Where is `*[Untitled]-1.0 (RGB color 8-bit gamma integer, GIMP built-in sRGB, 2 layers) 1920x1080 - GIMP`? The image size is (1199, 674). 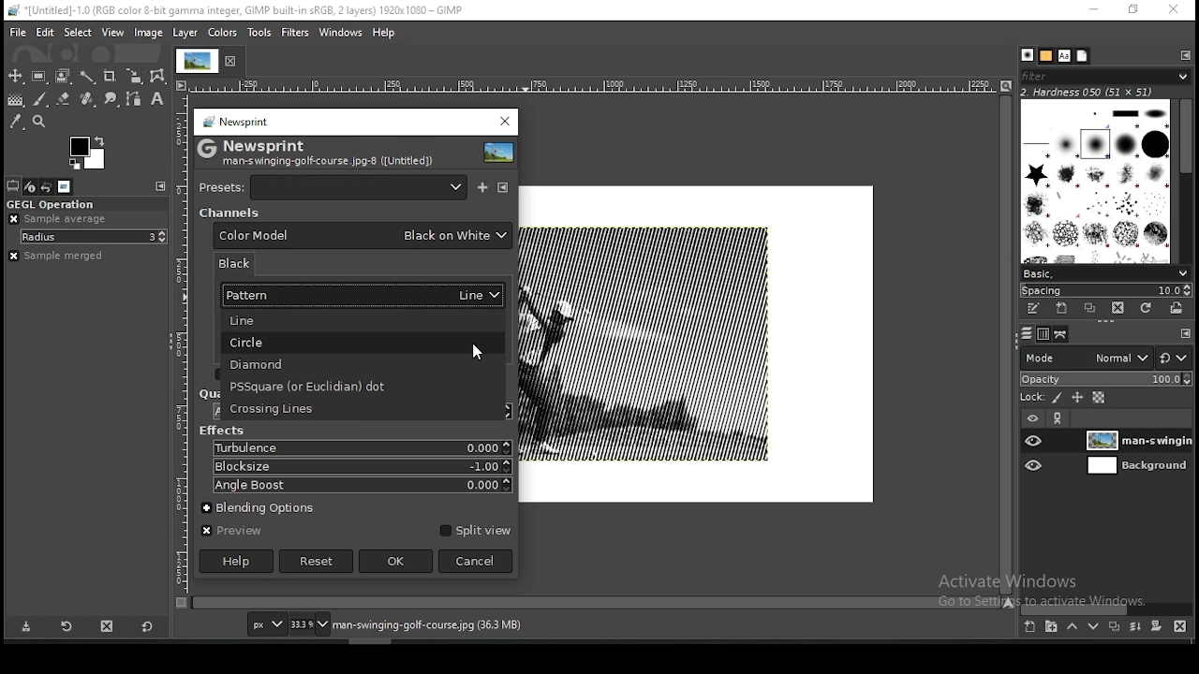 *[Untitled]-1.0 (RGB color 8-bit gamma integer, GIMP built-in sRGB, 2 layers) 1920x1080 - GIMP is located at coordinates (251, 10).